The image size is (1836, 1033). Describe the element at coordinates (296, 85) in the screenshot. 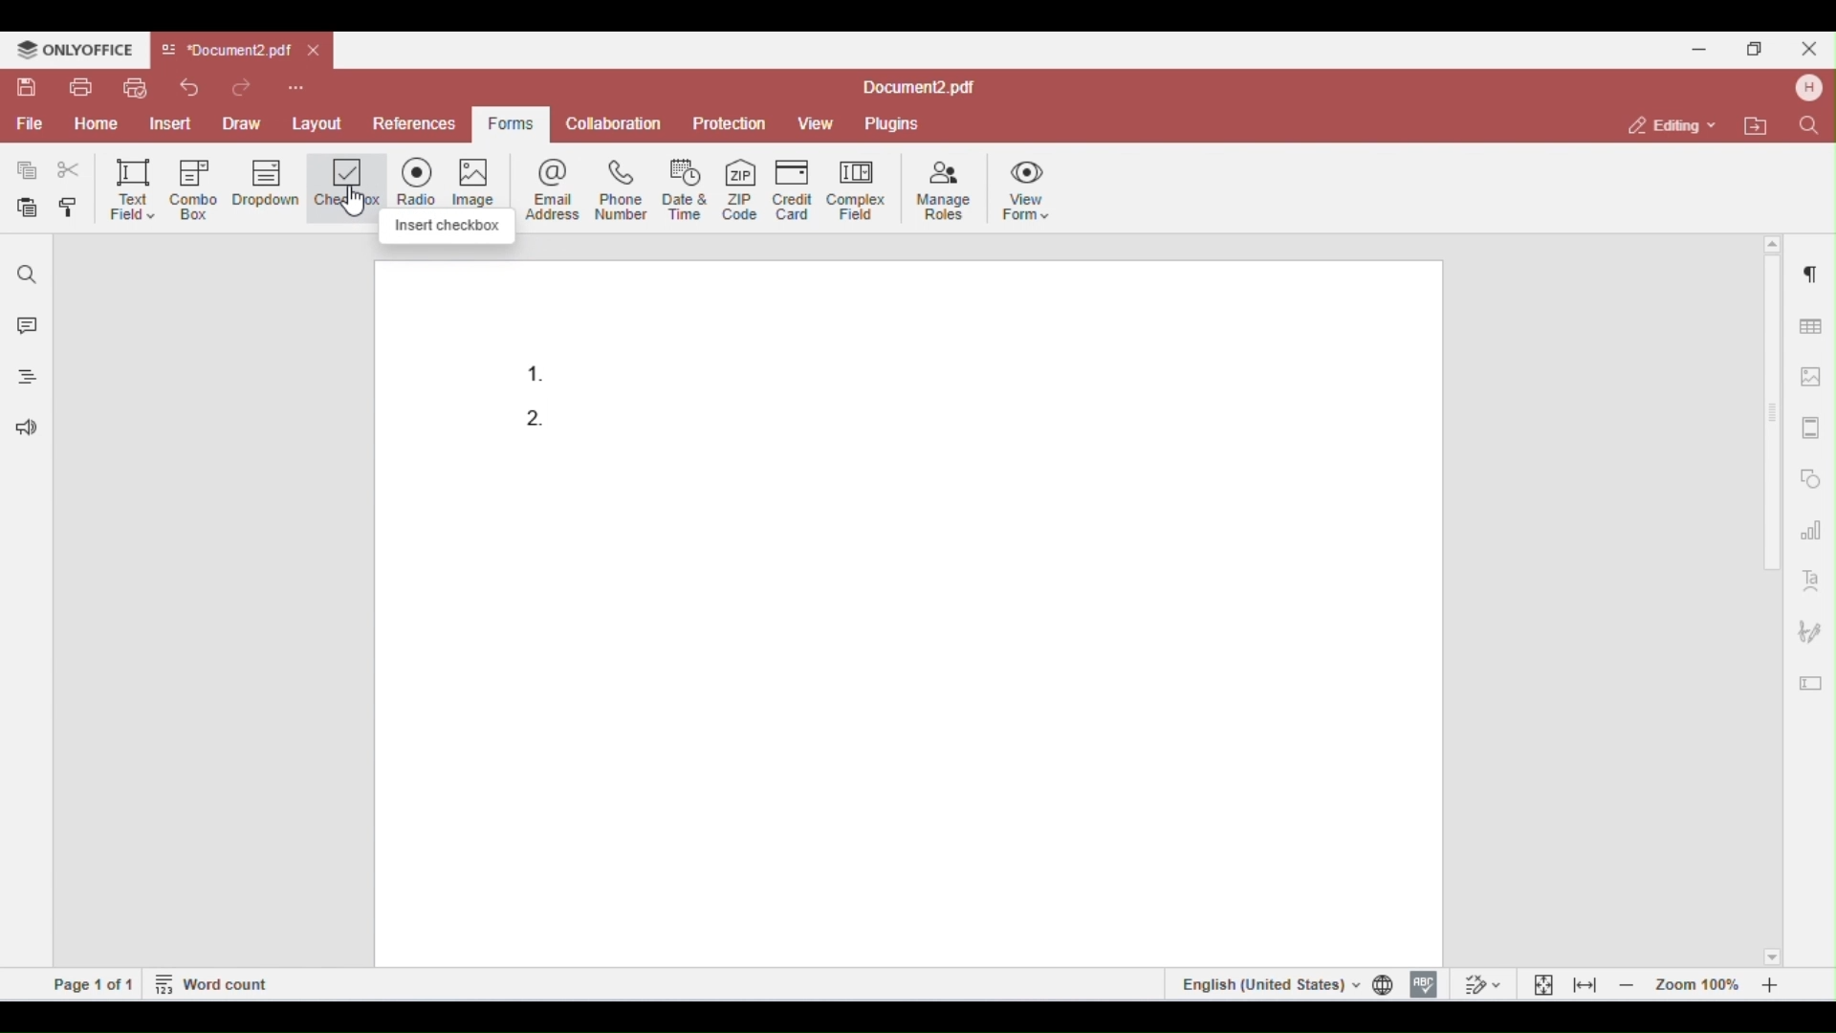

I see `quick access tool bar` at that location.